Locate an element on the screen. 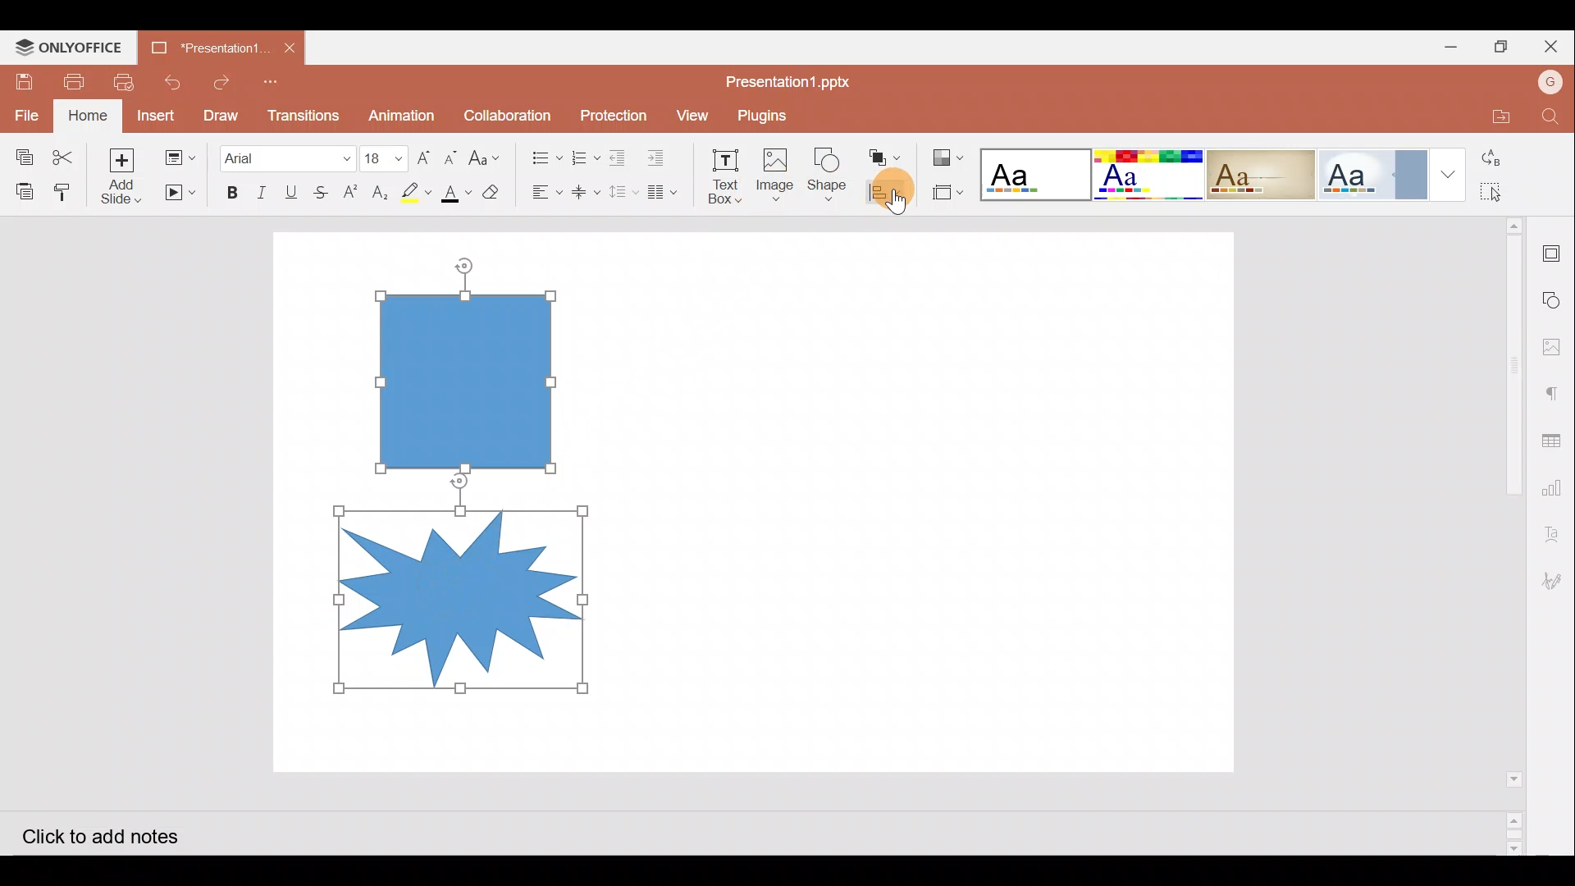  Animation is located at coordinates (402, 111).